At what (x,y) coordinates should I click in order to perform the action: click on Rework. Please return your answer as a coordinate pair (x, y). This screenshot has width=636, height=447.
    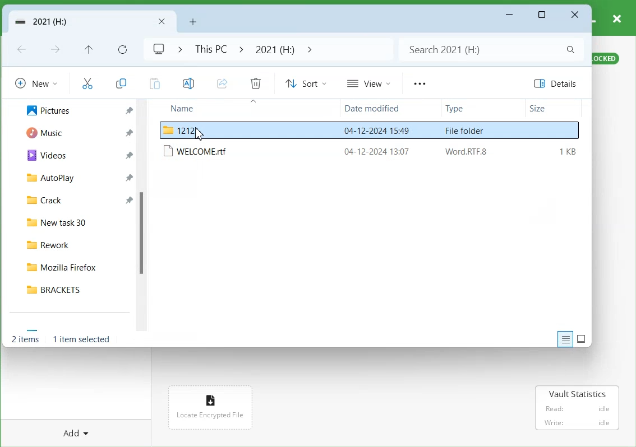
    Looking at the image, I should click on (76, 245).